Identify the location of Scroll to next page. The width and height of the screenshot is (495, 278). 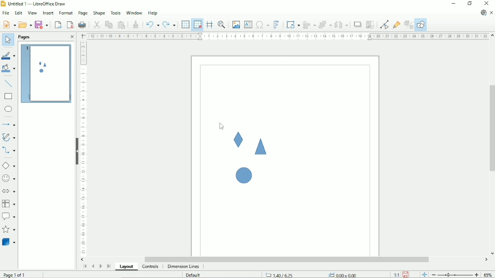
(100, 266).